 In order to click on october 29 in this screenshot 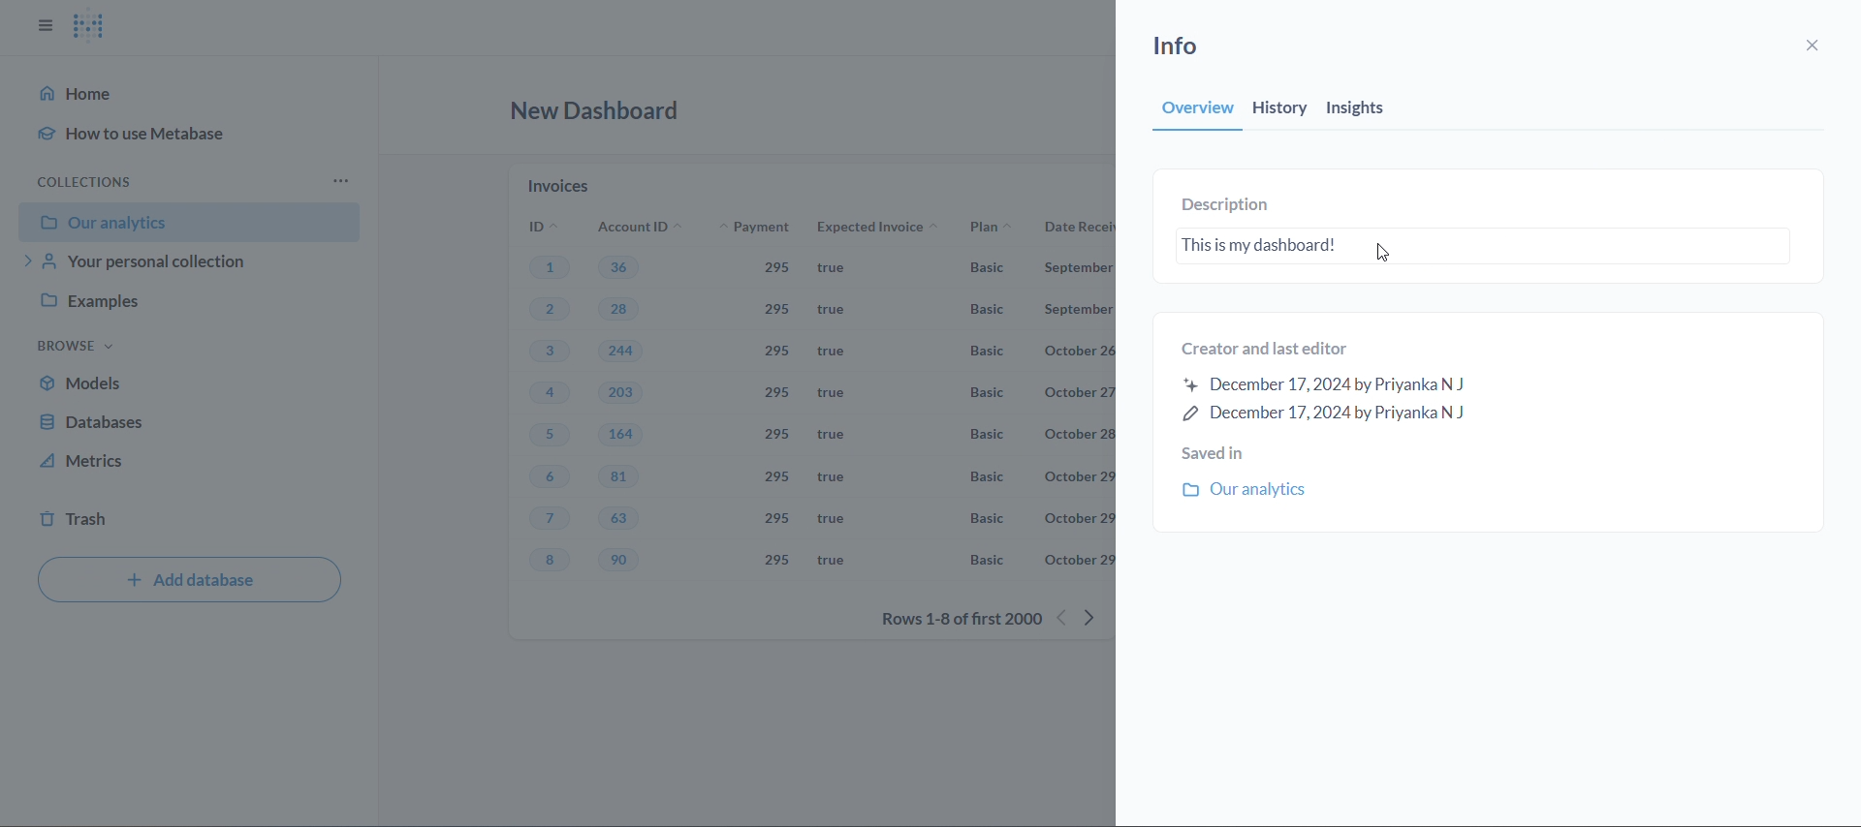, I will do `click(1077, 476)`.